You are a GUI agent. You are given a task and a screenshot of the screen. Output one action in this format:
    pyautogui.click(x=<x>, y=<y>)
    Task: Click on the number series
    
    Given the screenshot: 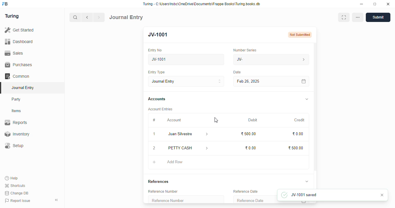 What is the action you would take?
    pyautogui.click(x=245, y=50)
    